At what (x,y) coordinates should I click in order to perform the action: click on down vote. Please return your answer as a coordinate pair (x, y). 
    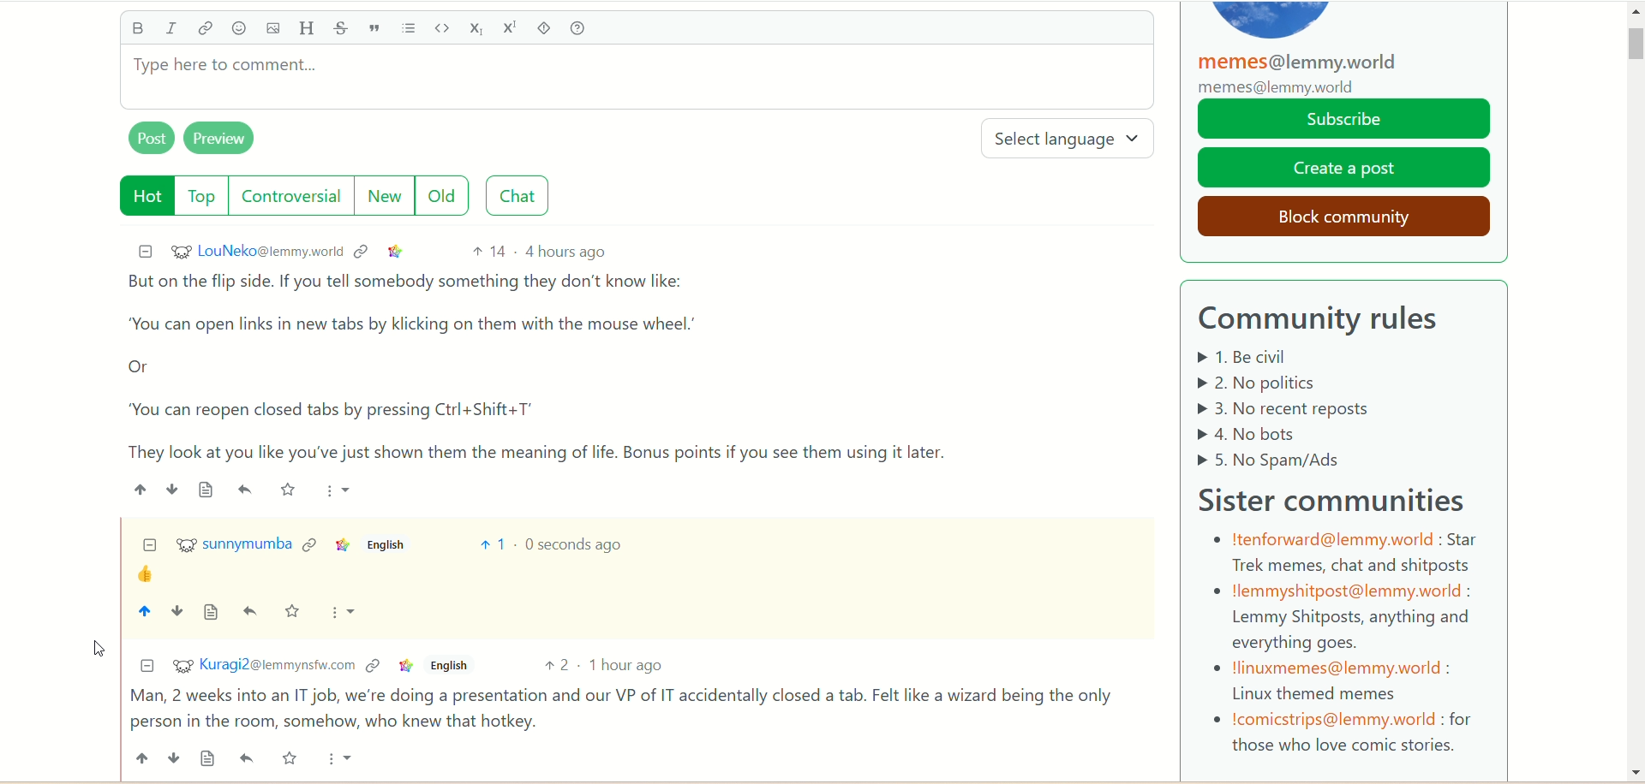
    Looking at the image, I should click on (174, 756).